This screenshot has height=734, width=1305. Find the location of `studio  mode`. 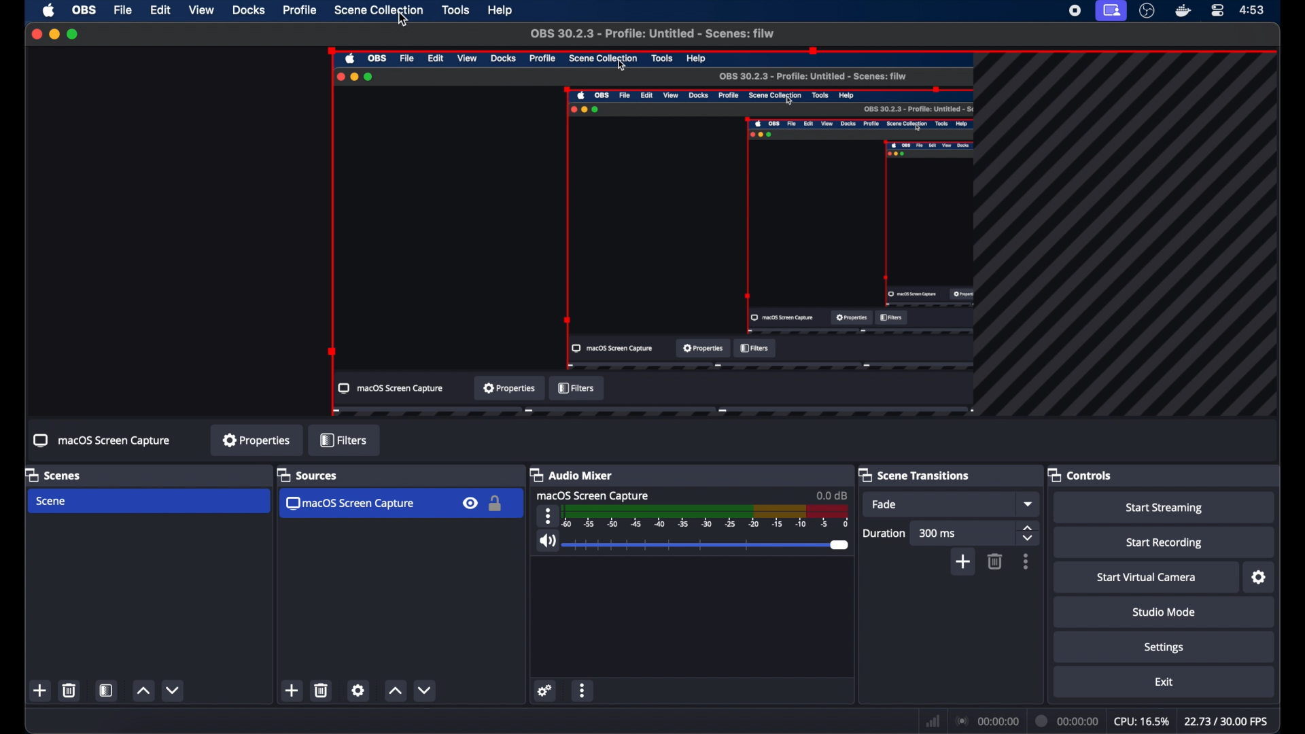

studio  mode is located at coordinates (1162, 611).